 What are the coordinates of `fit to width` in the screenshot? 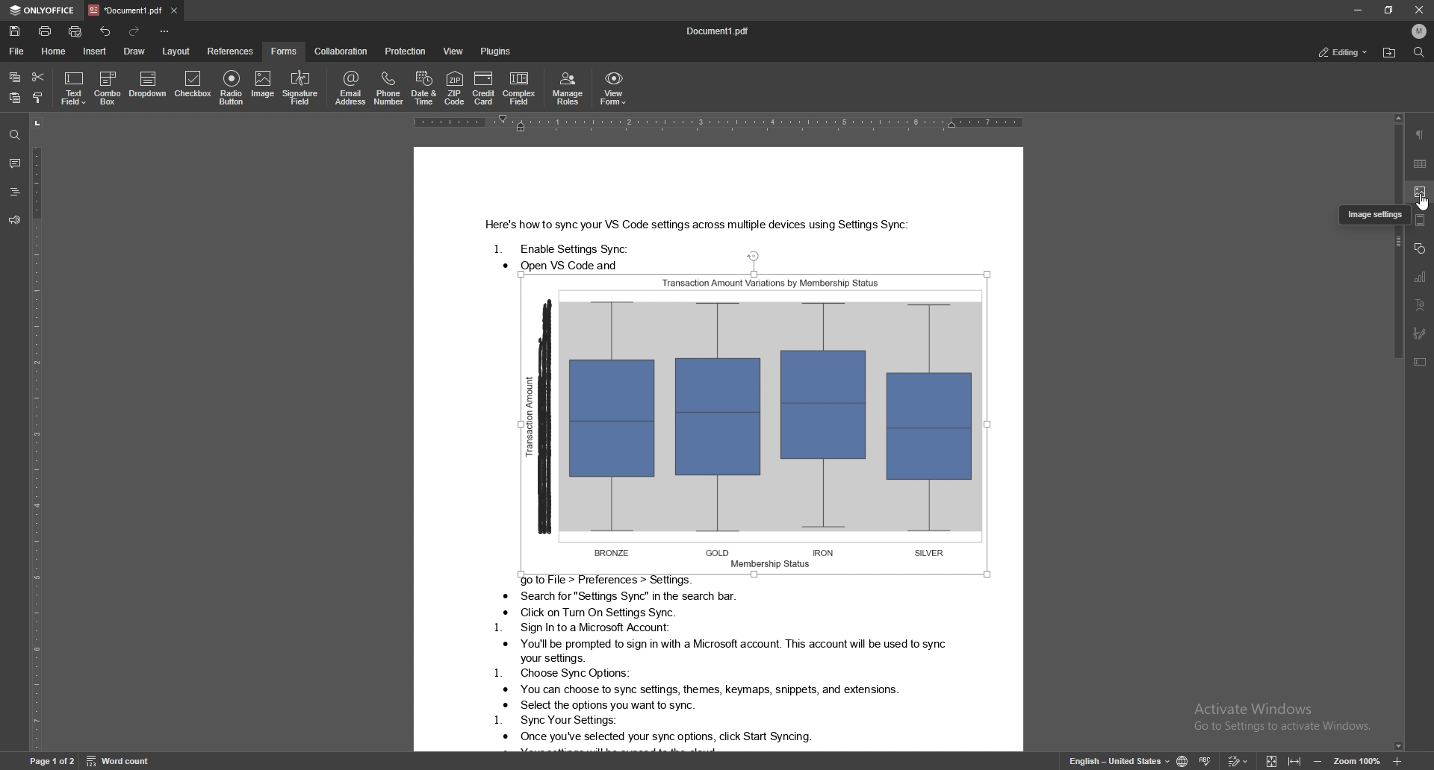 It's located at (1294, 761).